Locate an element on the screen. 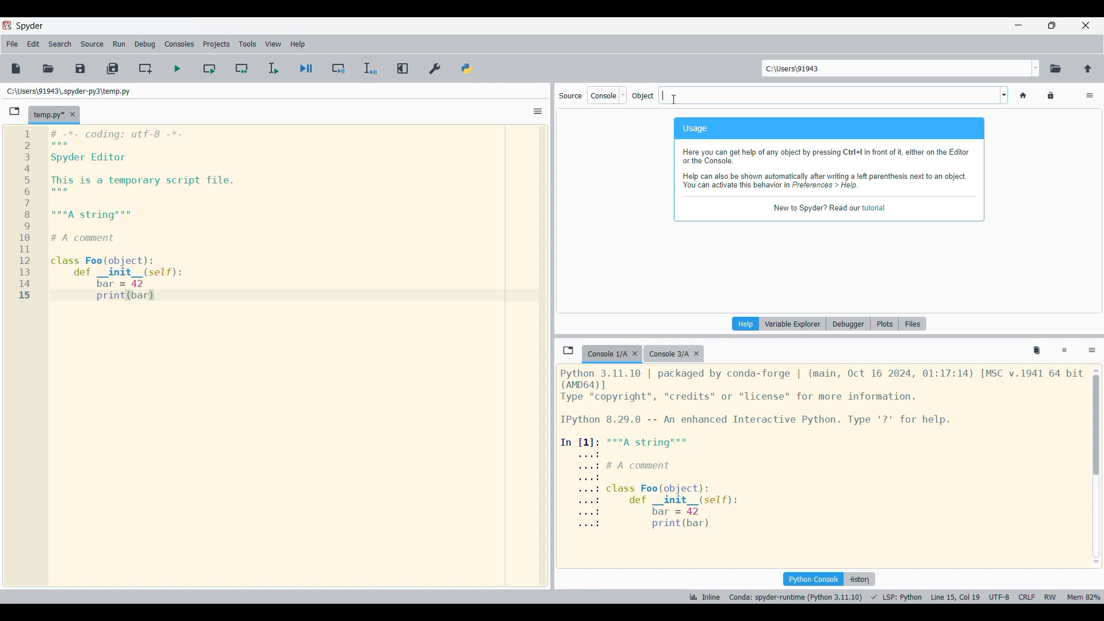  software logo is located at coordinates (7, 25).